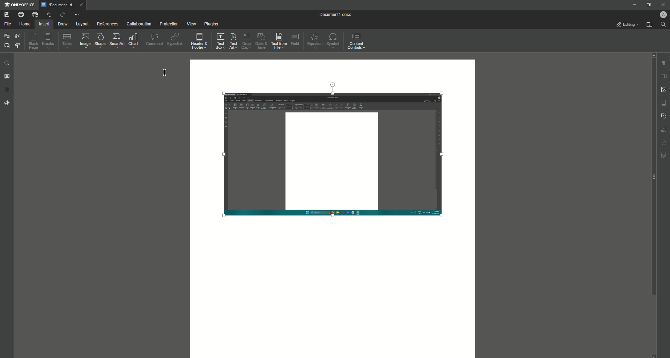 This screenshot has width=670, height=358. What do you see at coordinates (169, 24) in the screenshot?
I see `Protection` at bounding box center [169, 24].